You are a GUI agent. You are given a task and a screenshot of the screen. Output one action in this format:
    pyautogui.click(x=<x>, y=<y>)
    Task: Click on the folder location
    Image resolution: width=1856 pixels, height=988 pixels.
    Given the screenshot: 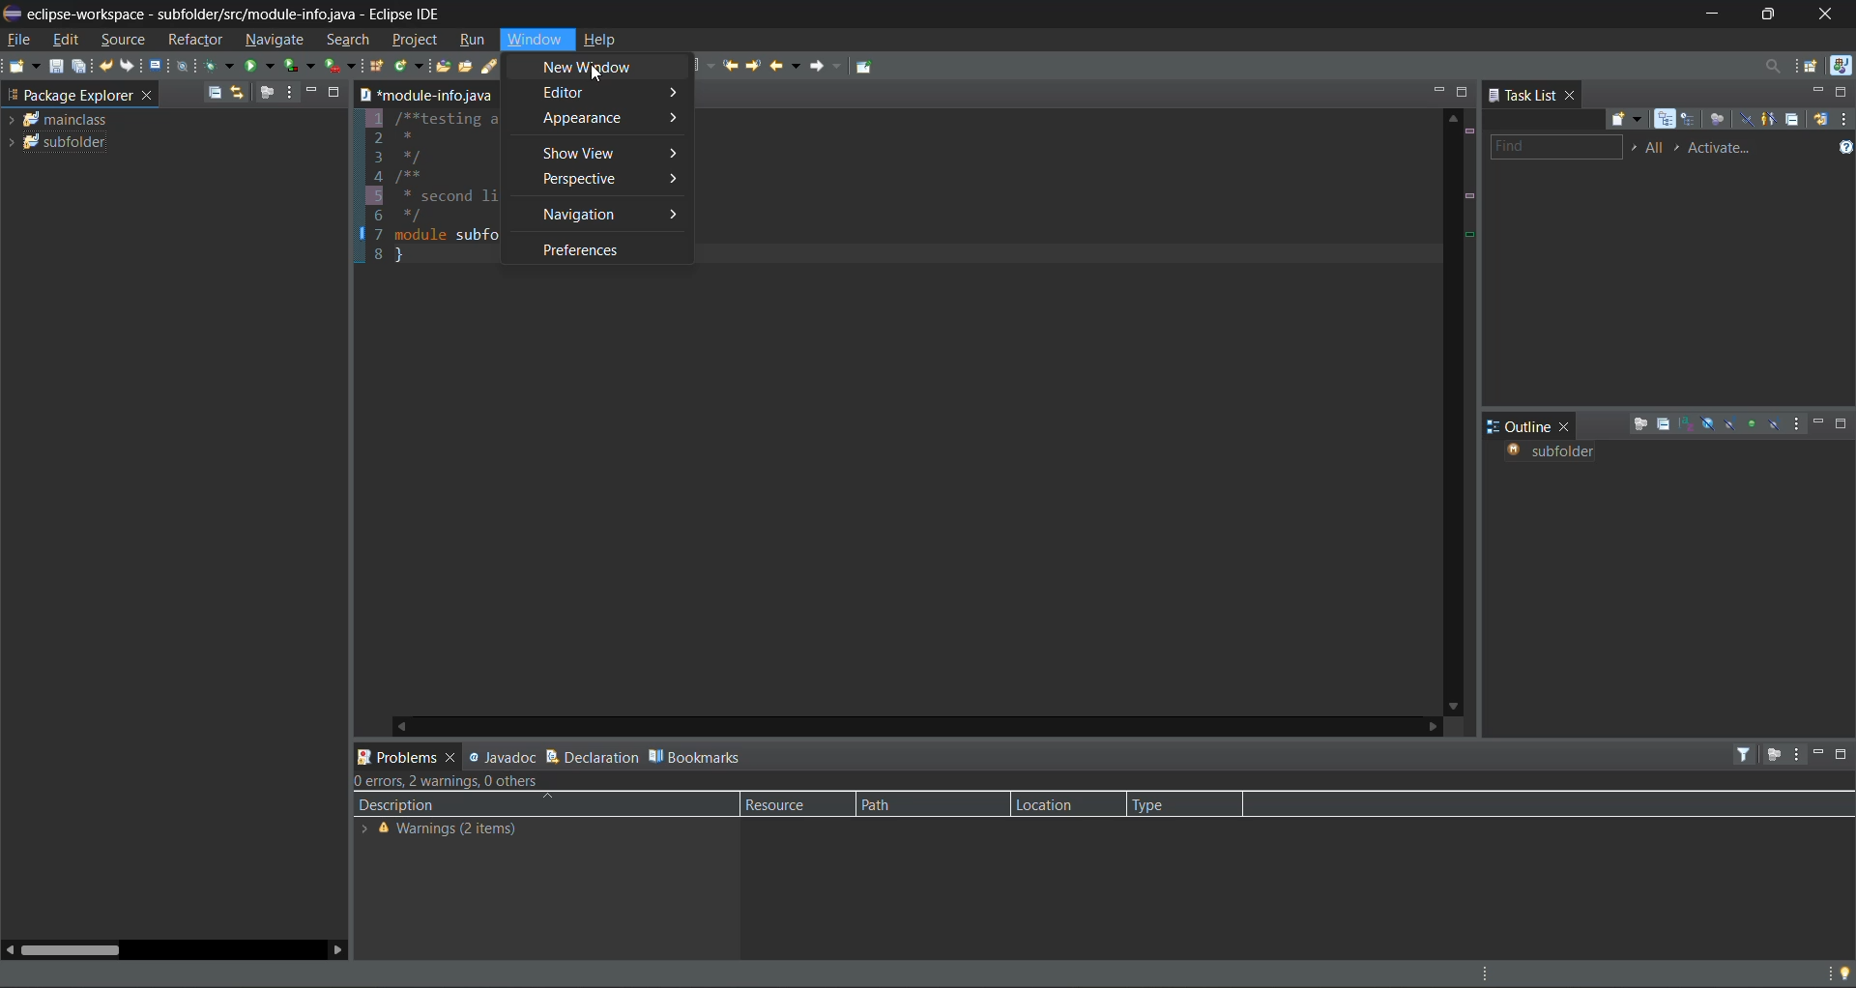 What is the action you would take?
    pyautogui.click(x=424, y=95)
    